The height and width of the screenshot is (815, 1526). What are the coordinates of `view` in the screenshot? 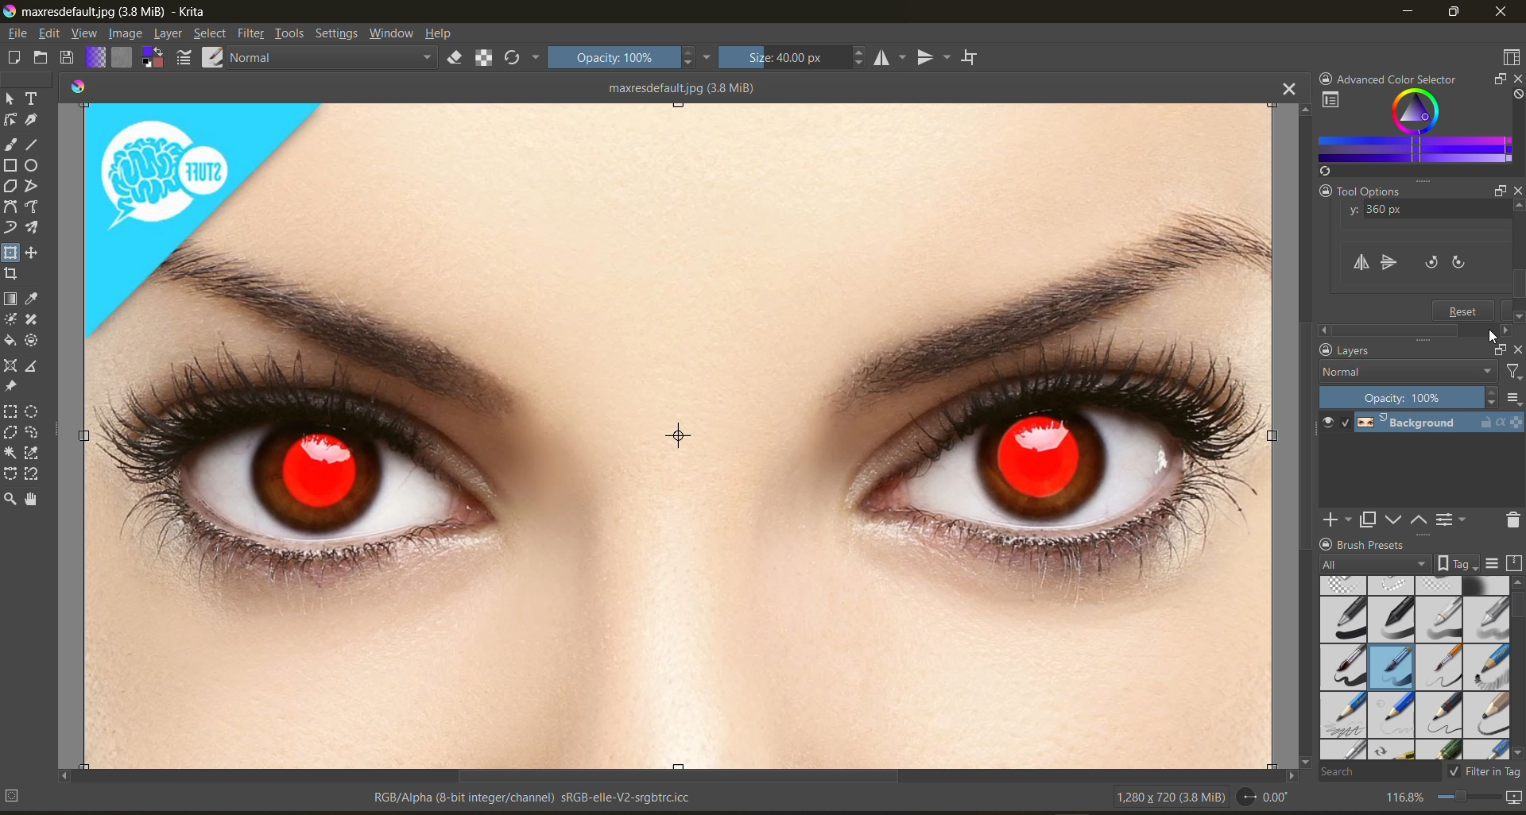 It's located at (87, 35).